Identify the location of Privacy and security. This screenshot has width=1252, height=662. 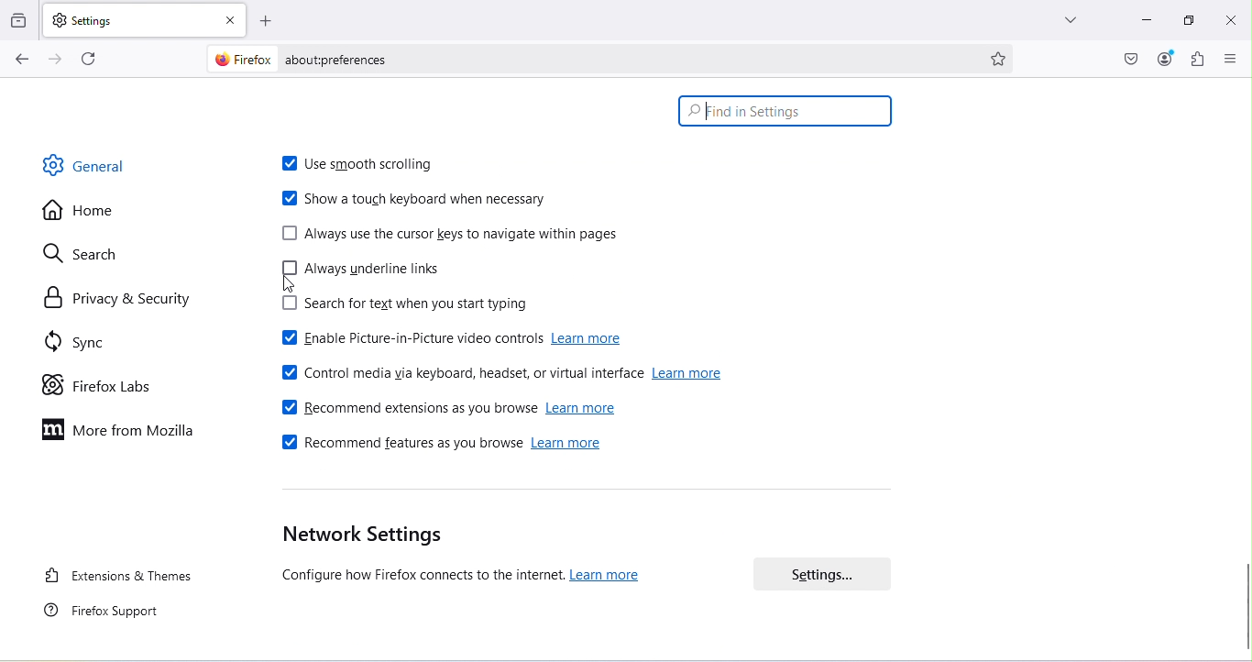
(116, 298).